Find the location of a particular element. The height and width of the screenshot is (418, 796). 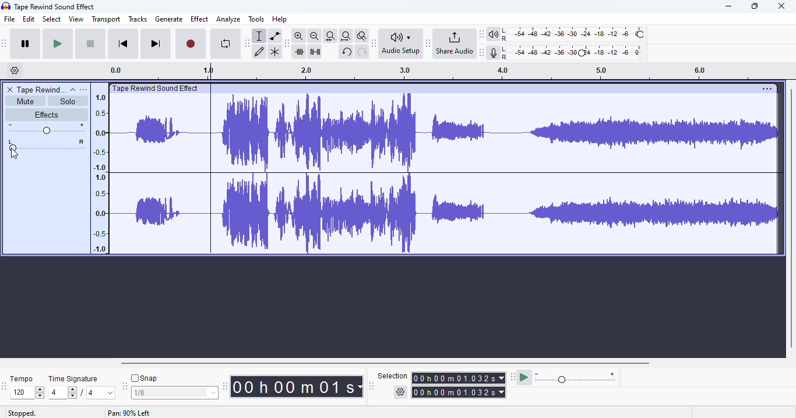

collapse is located at coordinates (73, 90).